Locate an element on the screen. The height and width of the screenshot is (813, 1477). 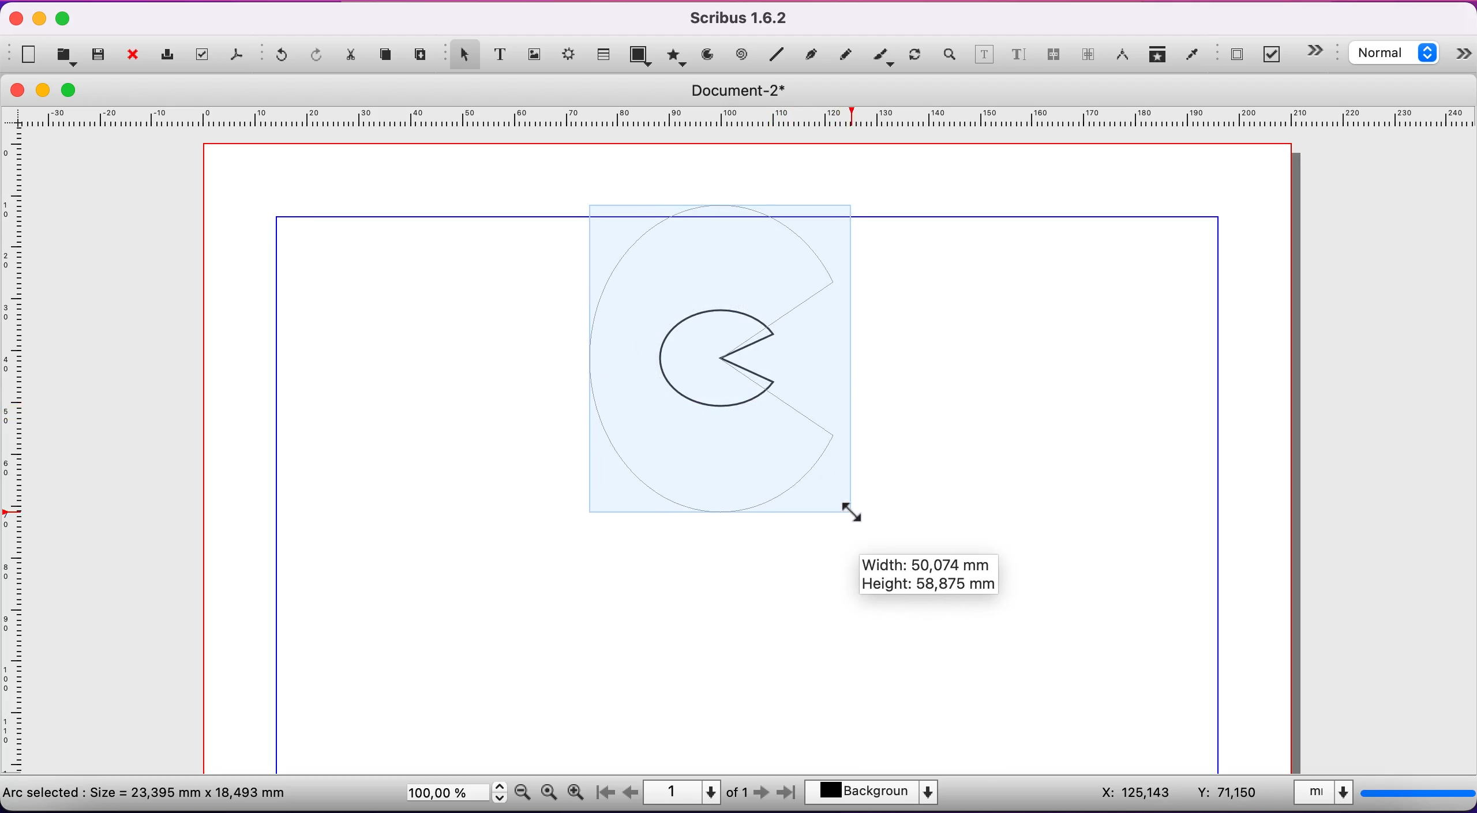
measurement selected is located at coordinates (1382, 795).